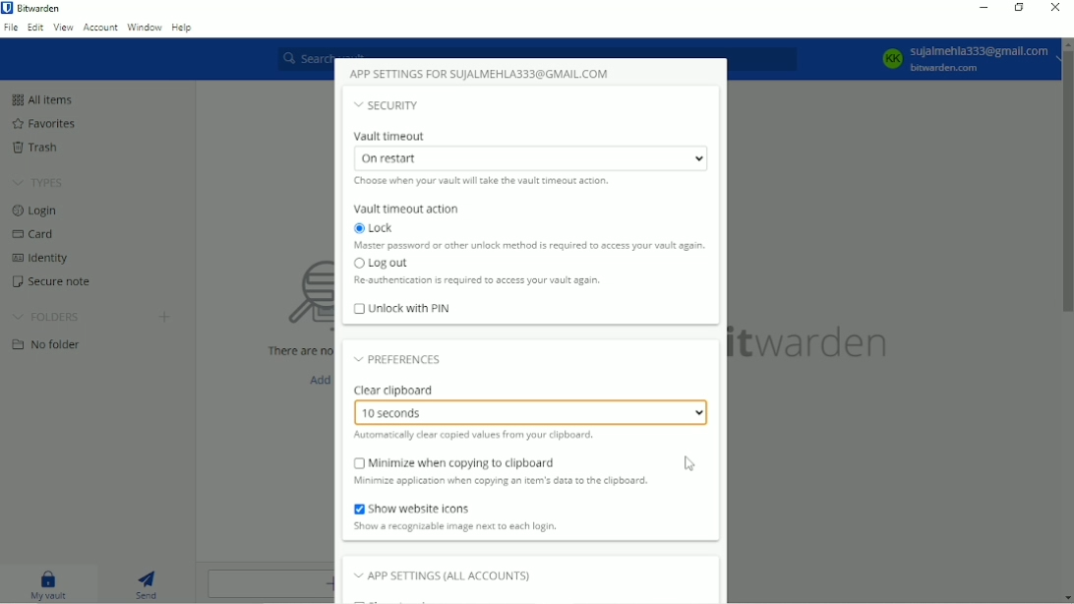  Describe the element at coordinates (145, 27) in the screenshot. I see `Window` at that location.